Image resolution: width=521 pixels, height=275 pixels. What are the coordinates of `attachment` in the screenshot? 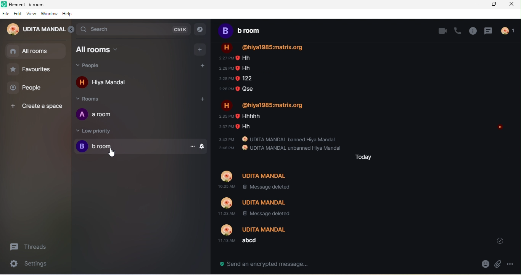 It's located at (498, 265).